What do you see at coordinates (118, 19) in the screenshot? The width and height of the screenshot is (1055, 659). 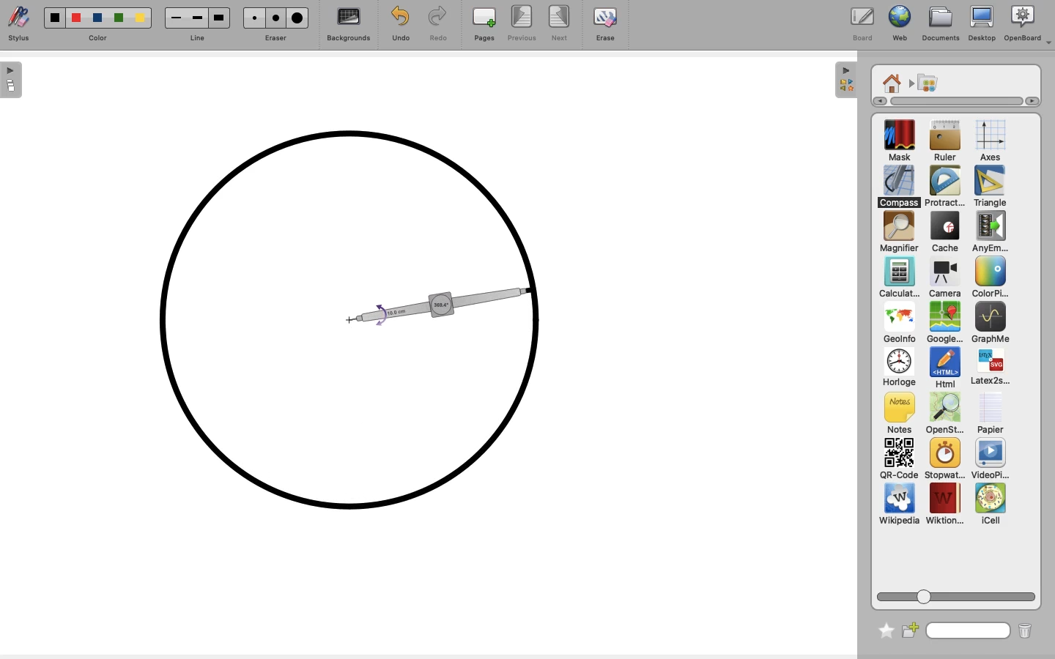 I see `color 4` at bounding box center [118, 19].